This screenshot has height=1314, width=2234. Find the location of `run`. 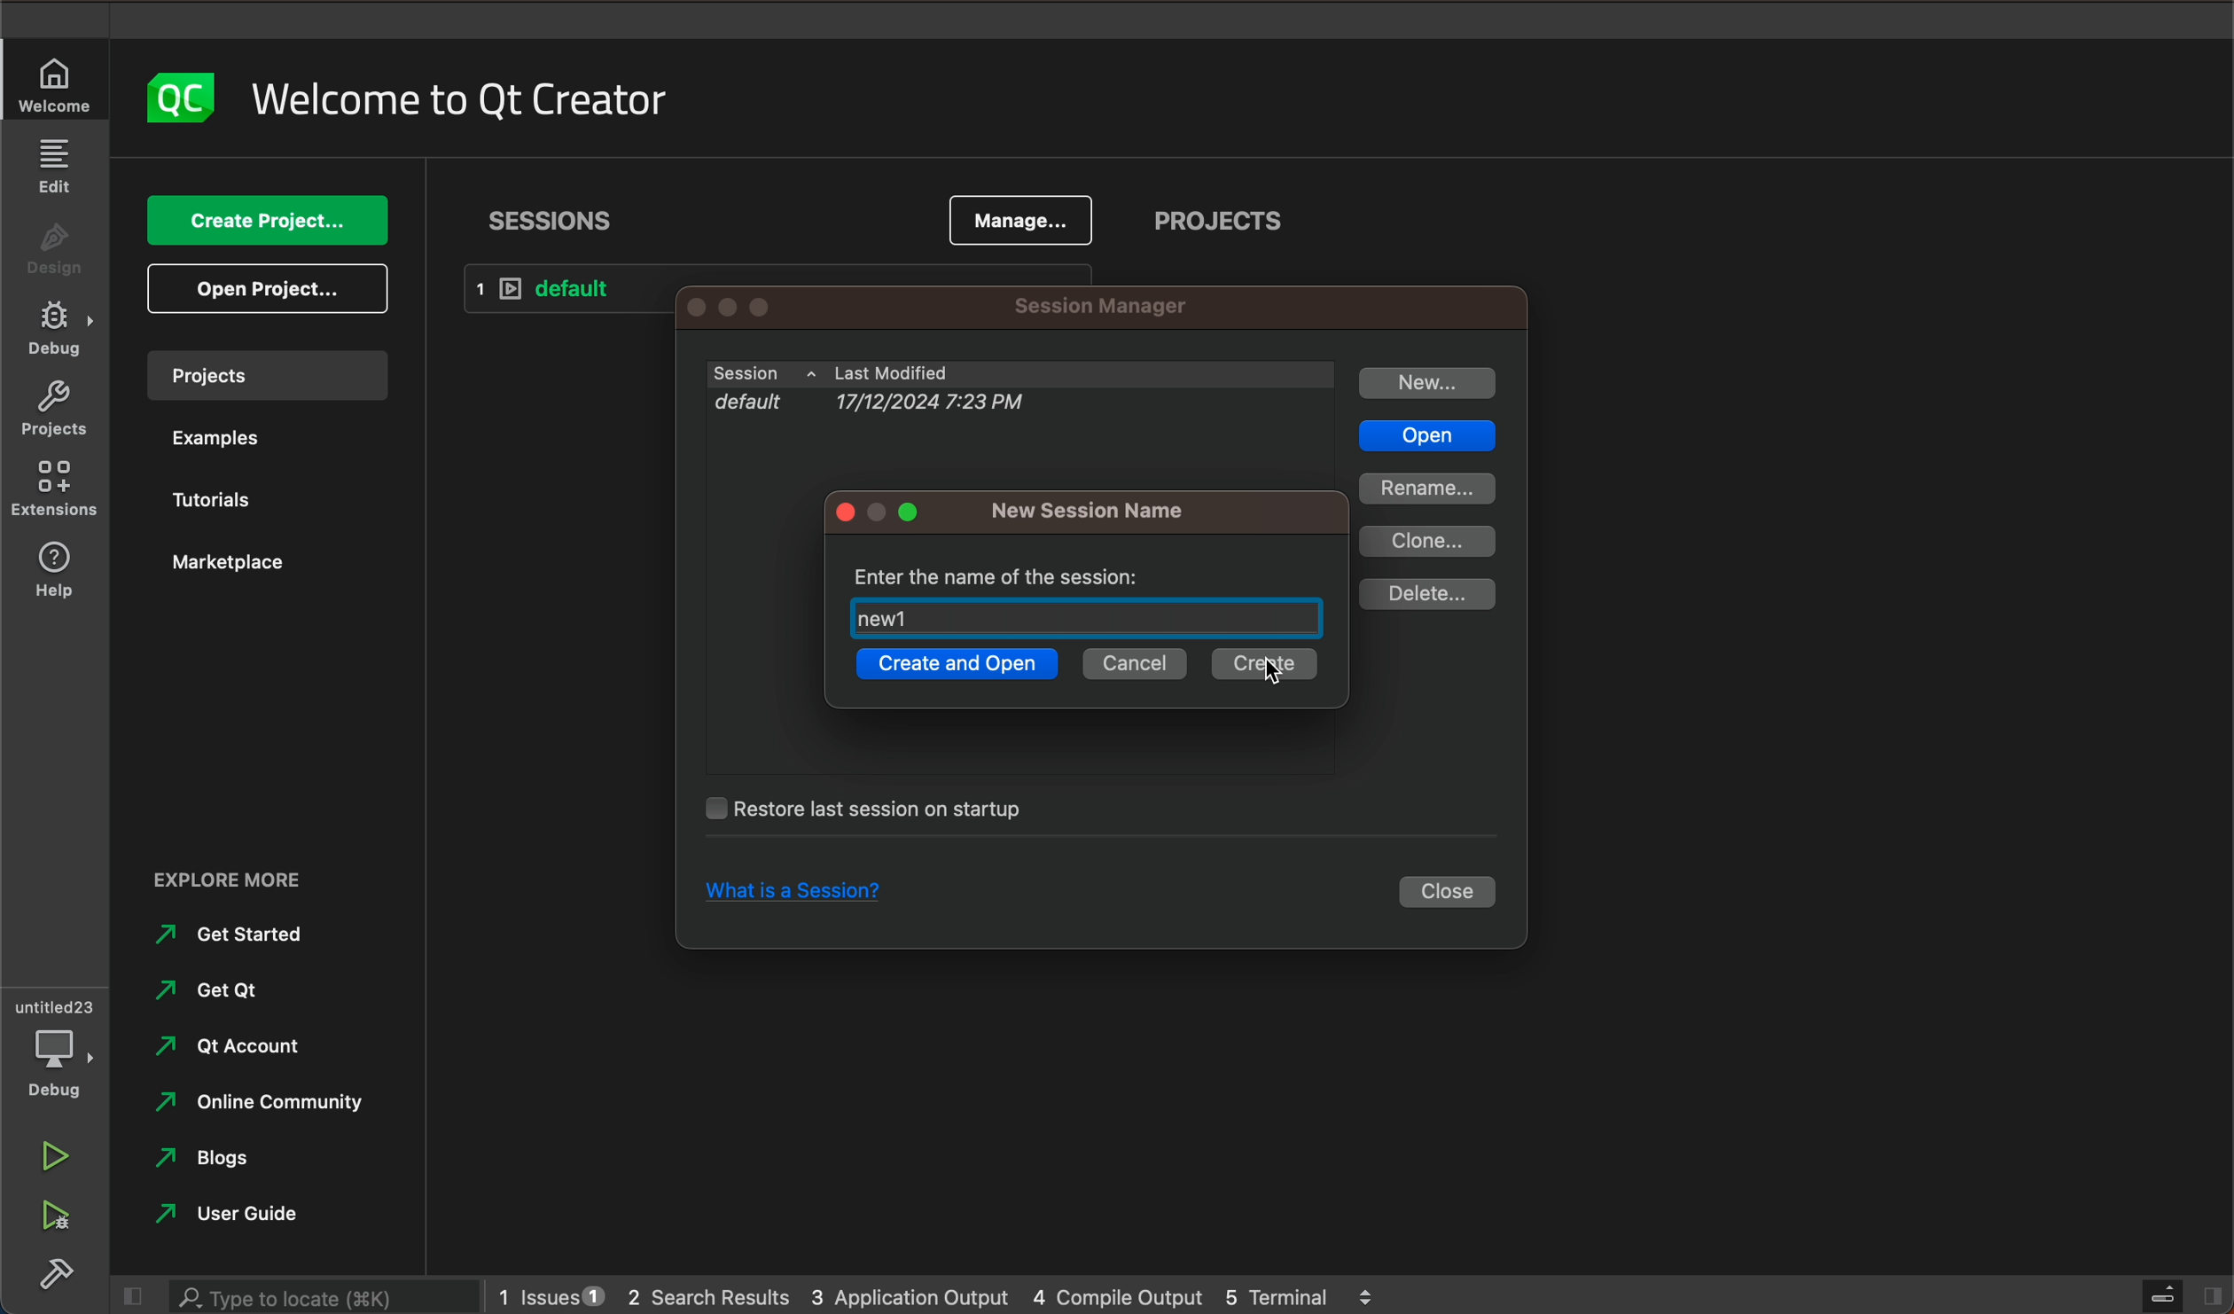

run is located at coordinates (52, 1152).